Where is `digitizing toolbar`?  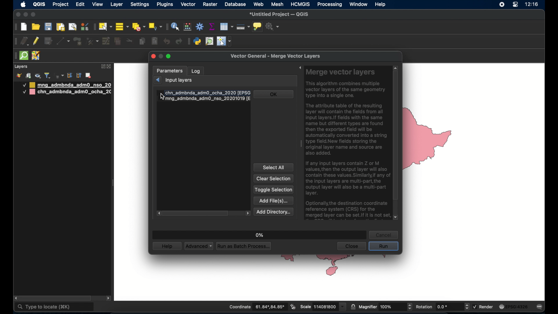 digitizing toolbar is located at coordinates (16, 42).